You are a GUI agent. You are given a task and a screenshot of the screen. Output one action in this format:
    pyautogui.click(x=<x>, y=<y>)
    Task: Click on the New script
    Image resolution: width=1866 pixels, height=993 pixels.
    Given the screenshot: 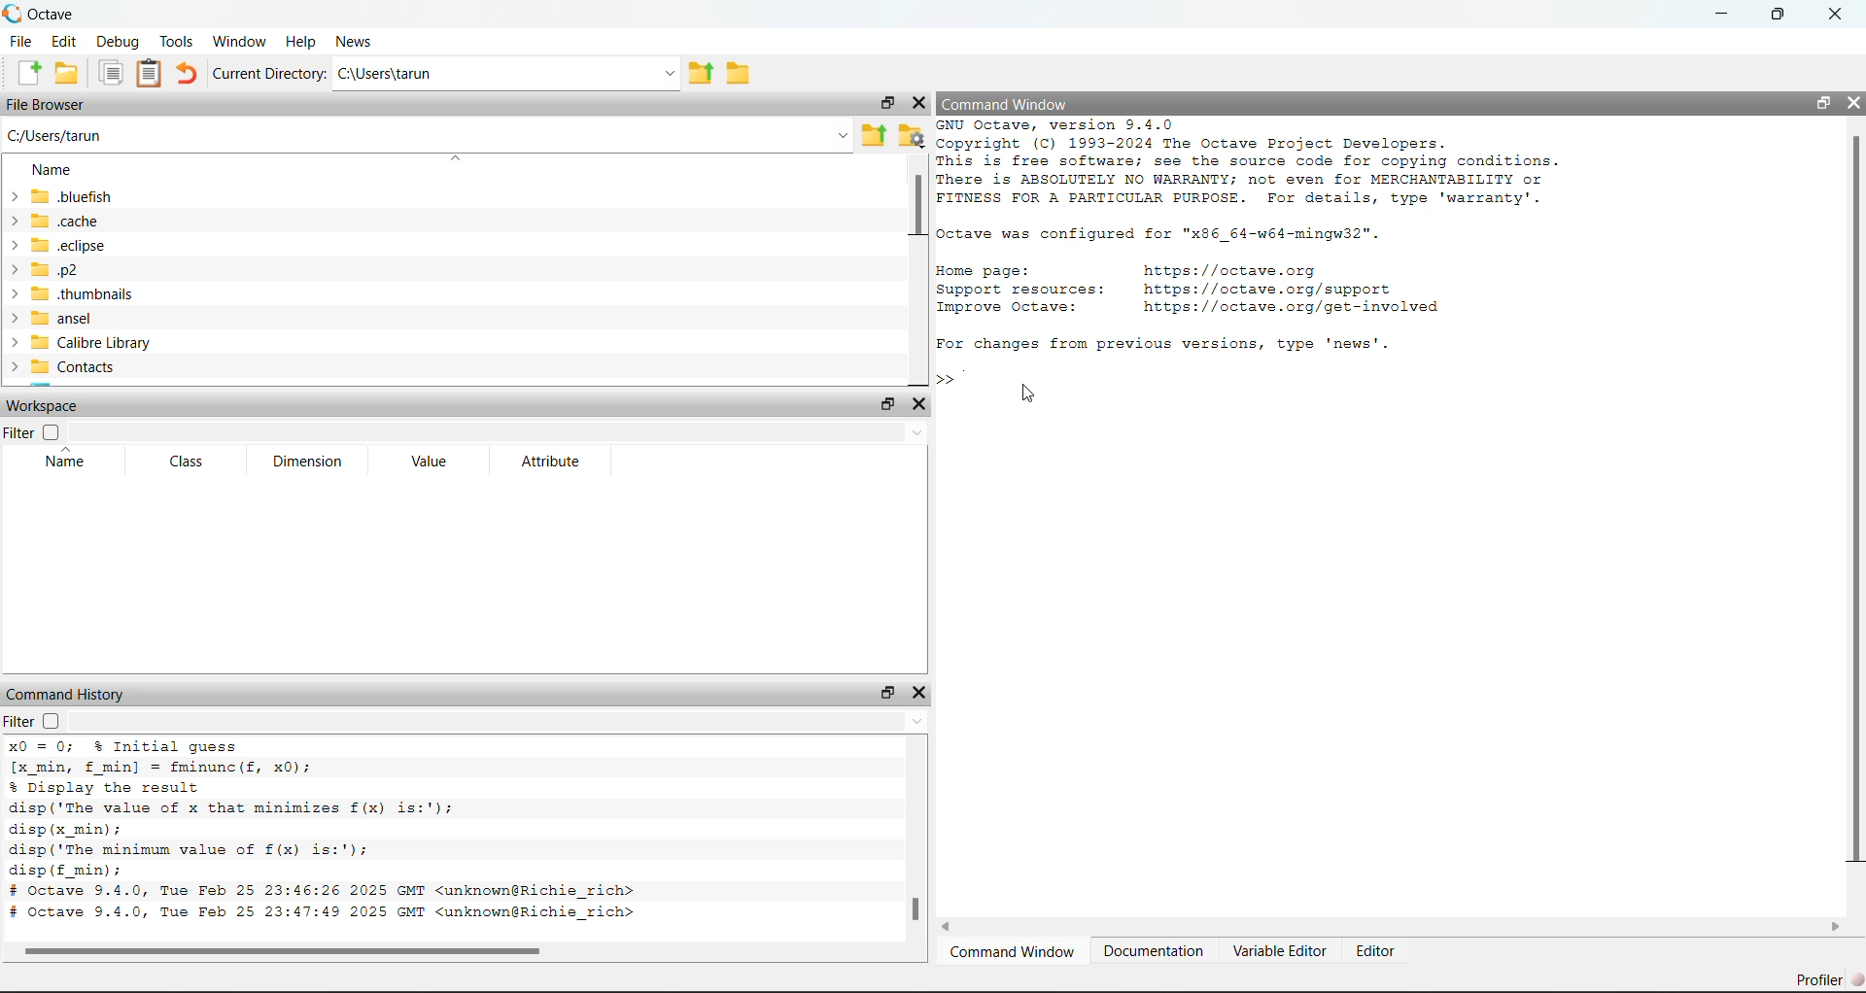 What is the action you would take?
    pyautogui.click(x=30, y=73)
    